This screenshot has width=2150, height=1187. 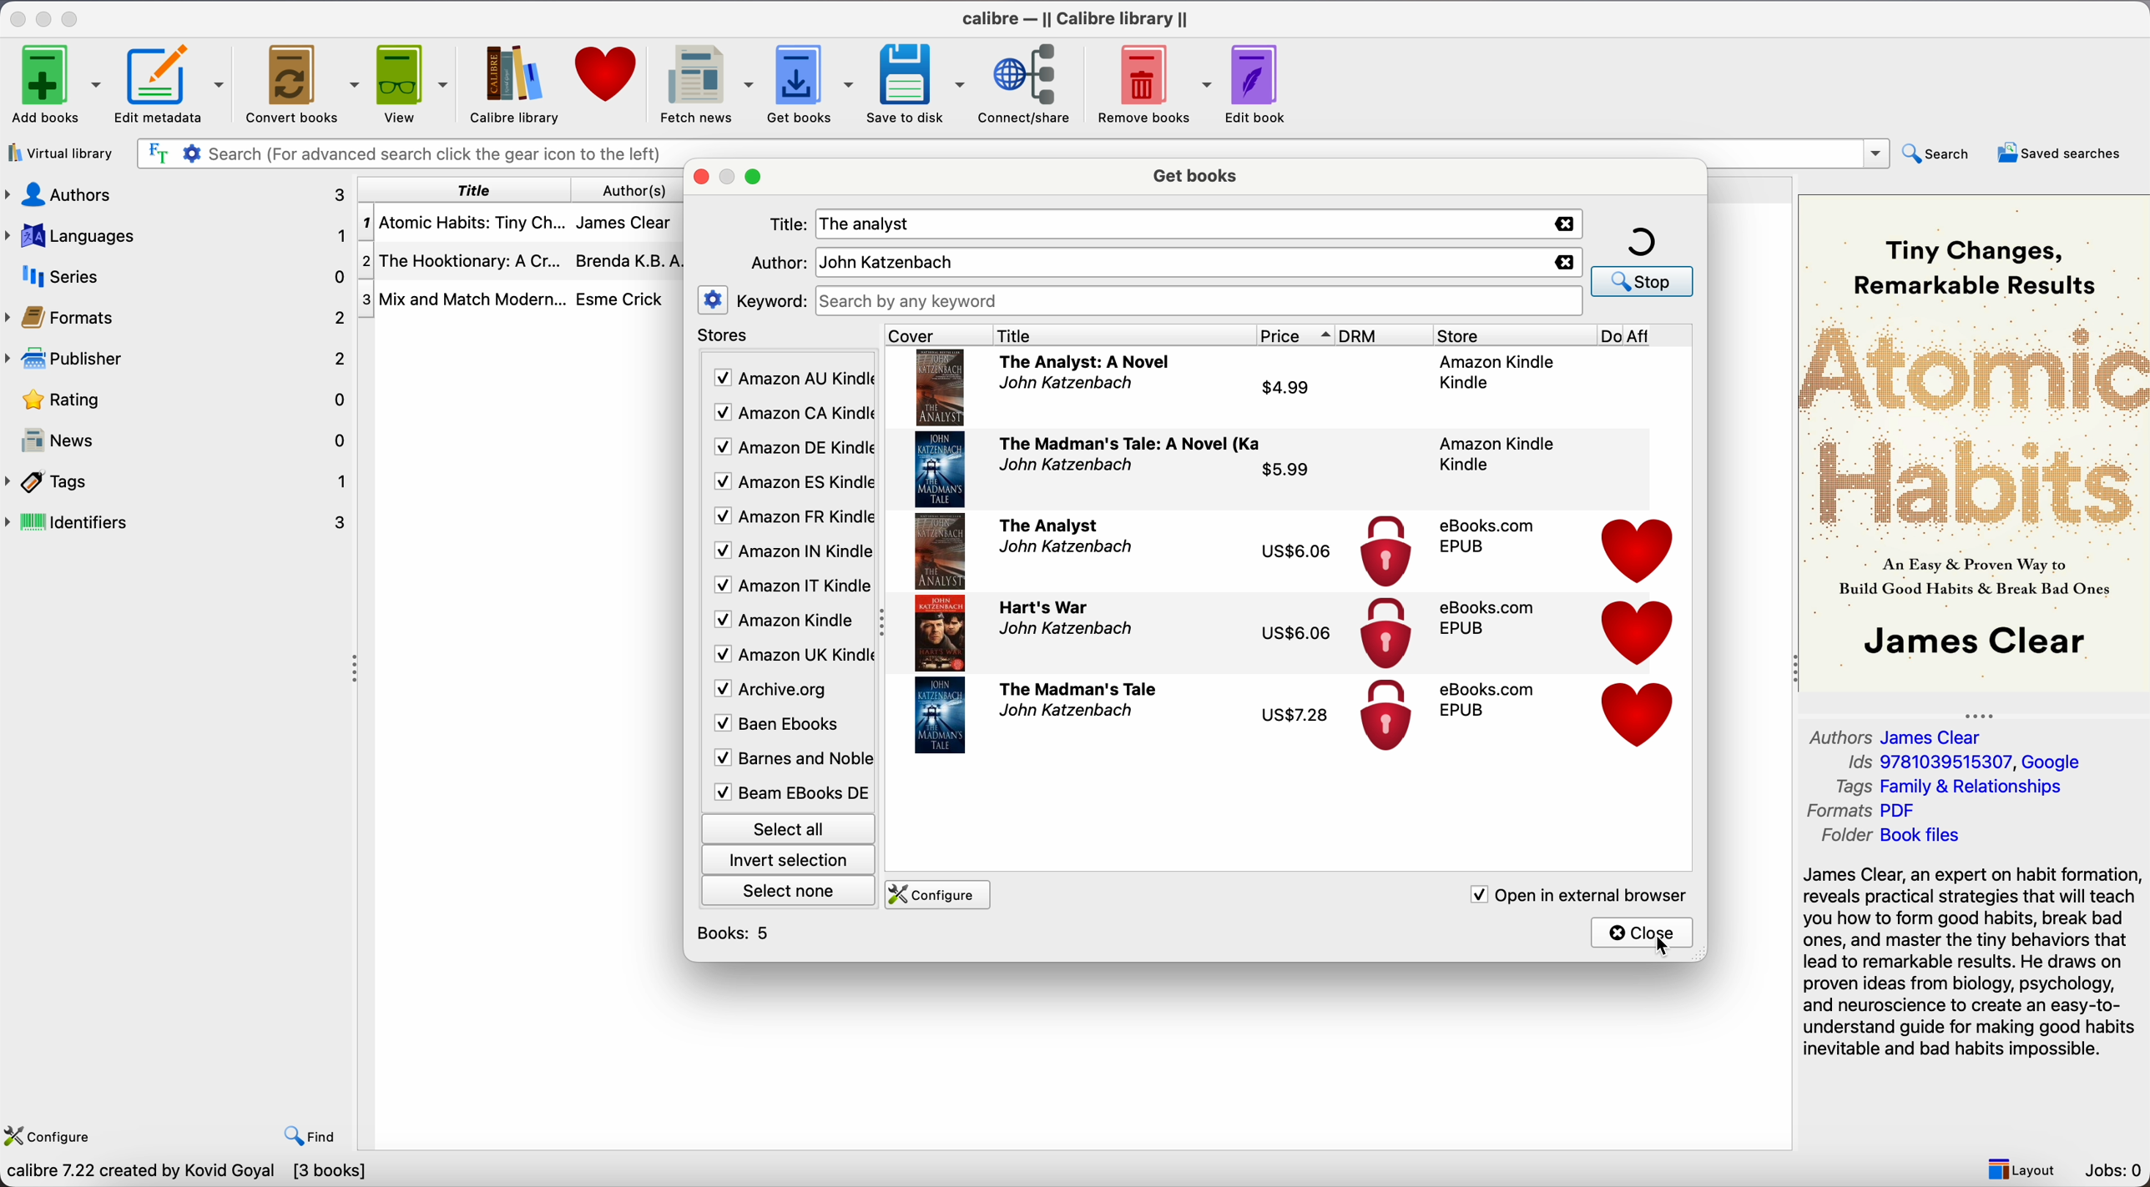 I want to click on select all, so click(x=787, y=826).